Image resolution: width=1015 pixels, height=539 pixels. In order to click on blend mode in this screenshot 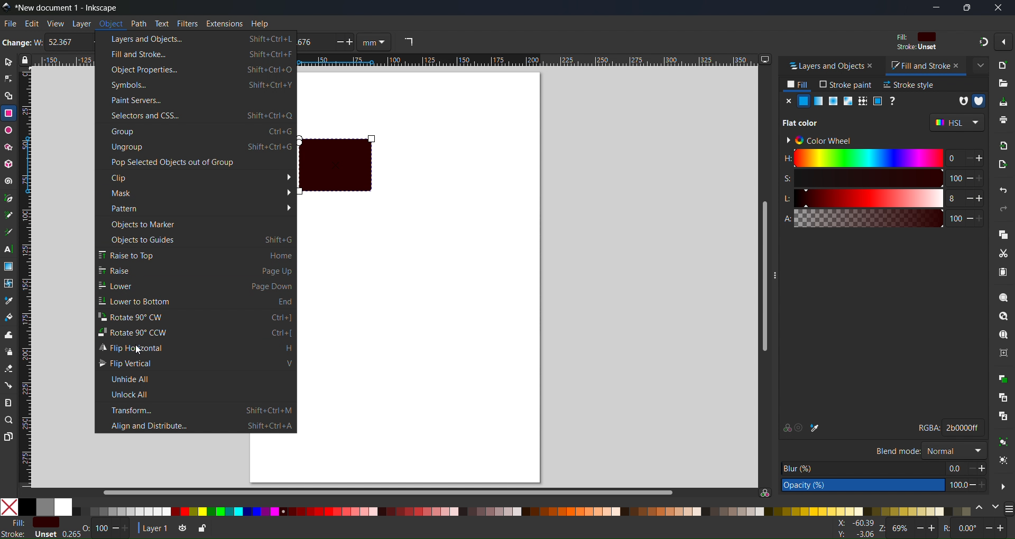, I will do `click(897, 450)`.